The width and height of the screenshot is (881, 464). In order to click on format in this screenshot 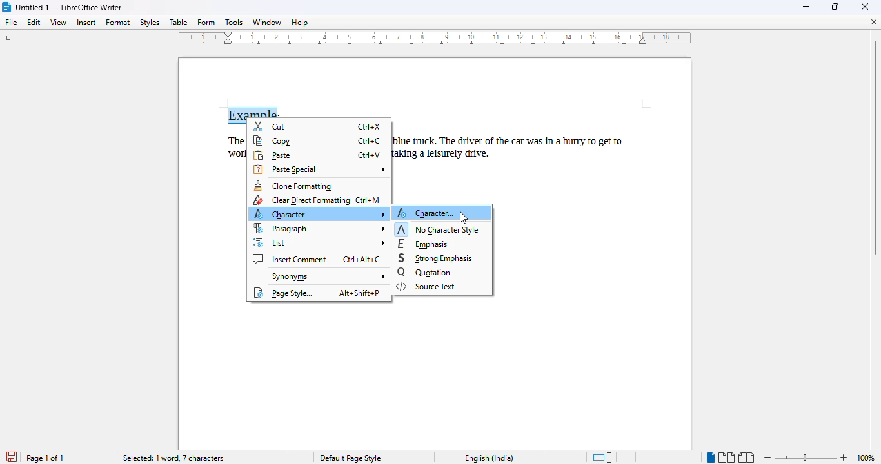, I will do `click(119, 22)`.